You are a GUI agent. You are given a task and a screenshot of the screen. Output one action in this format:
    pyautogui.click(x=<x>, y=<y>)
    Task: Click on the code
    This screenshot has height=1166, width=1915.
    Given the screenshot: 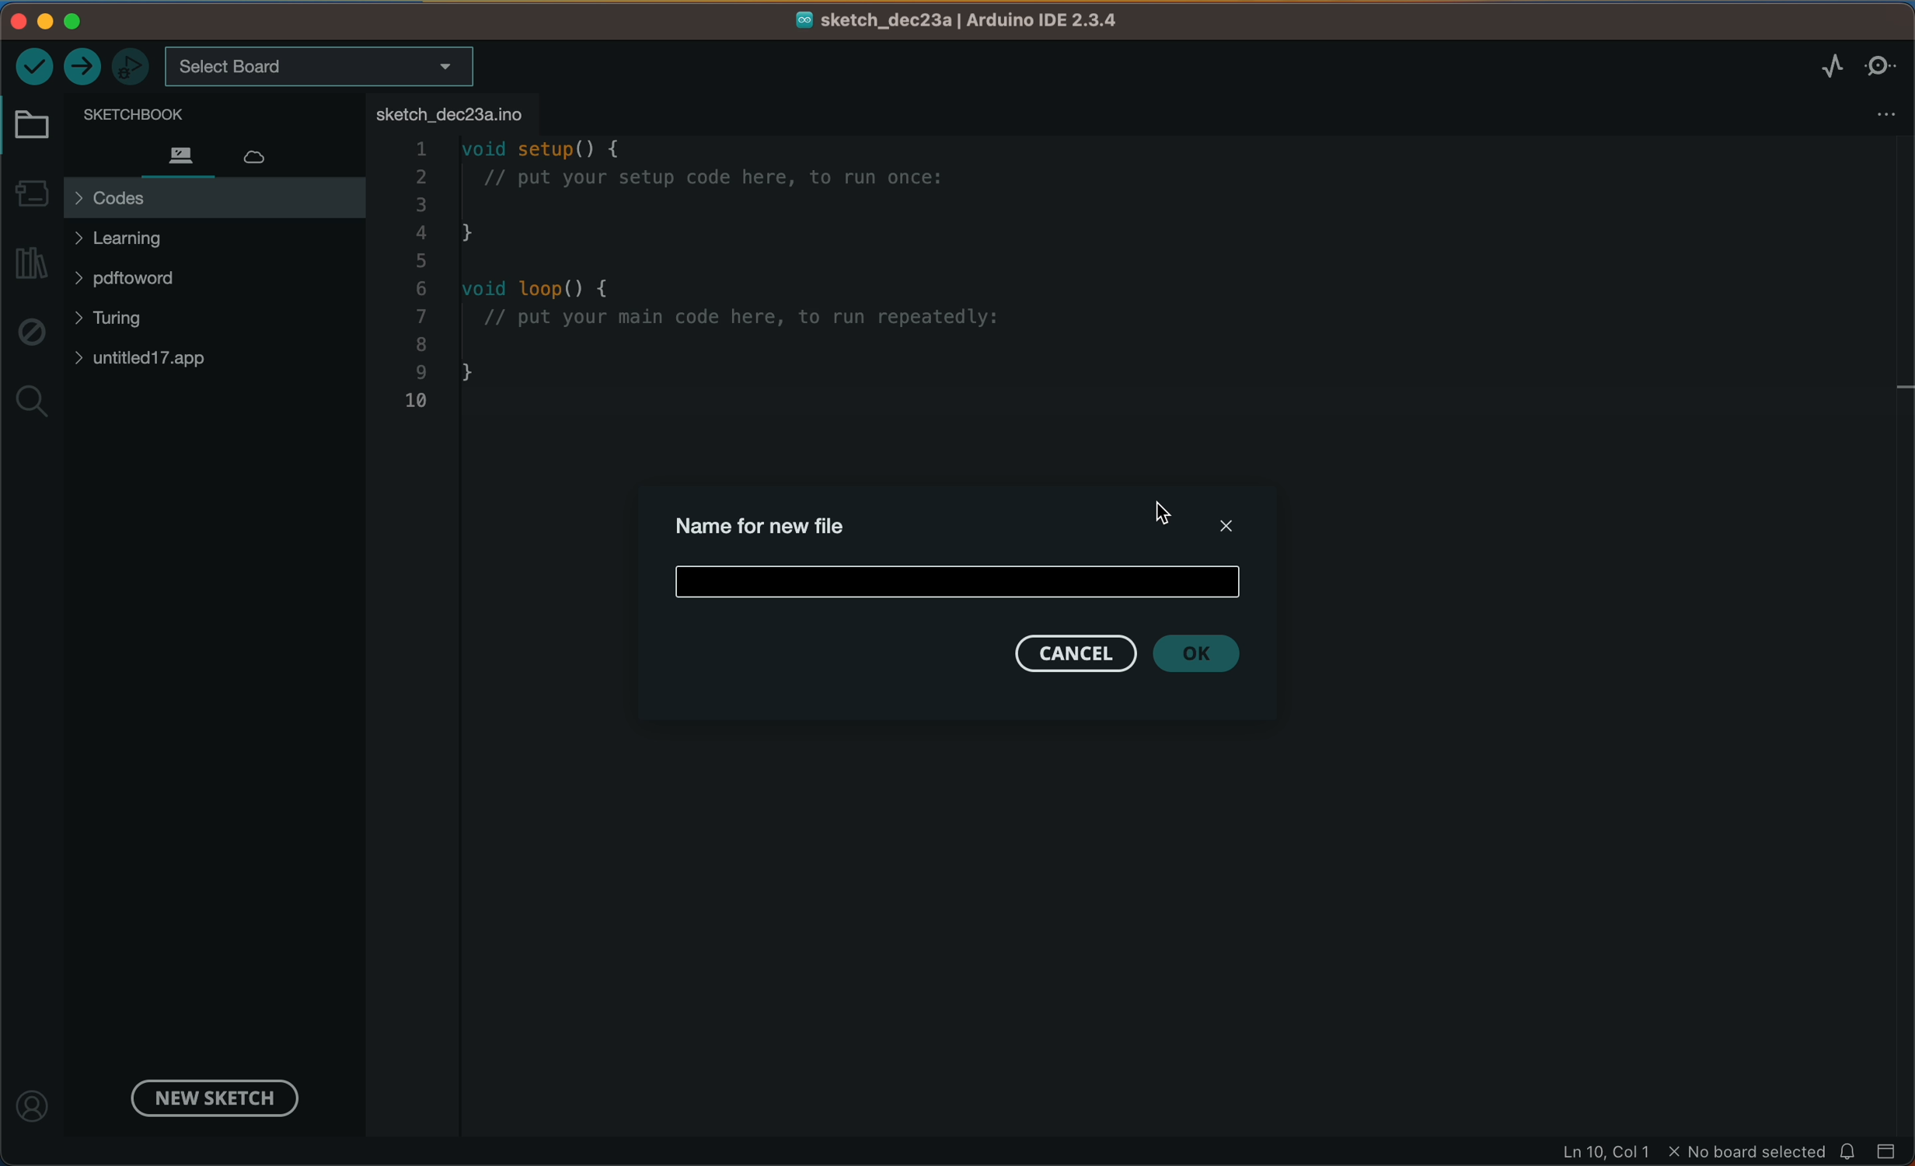 What is the action you would take?
    pyautogui.click(x=762, y=284)
    